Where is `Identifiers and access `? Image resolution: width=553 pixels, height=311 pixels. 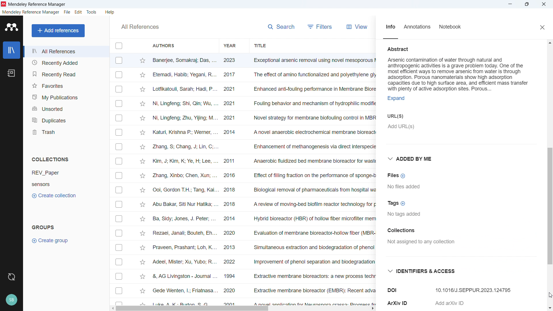
Identifiers and access  is located at coordinates (423, 270).